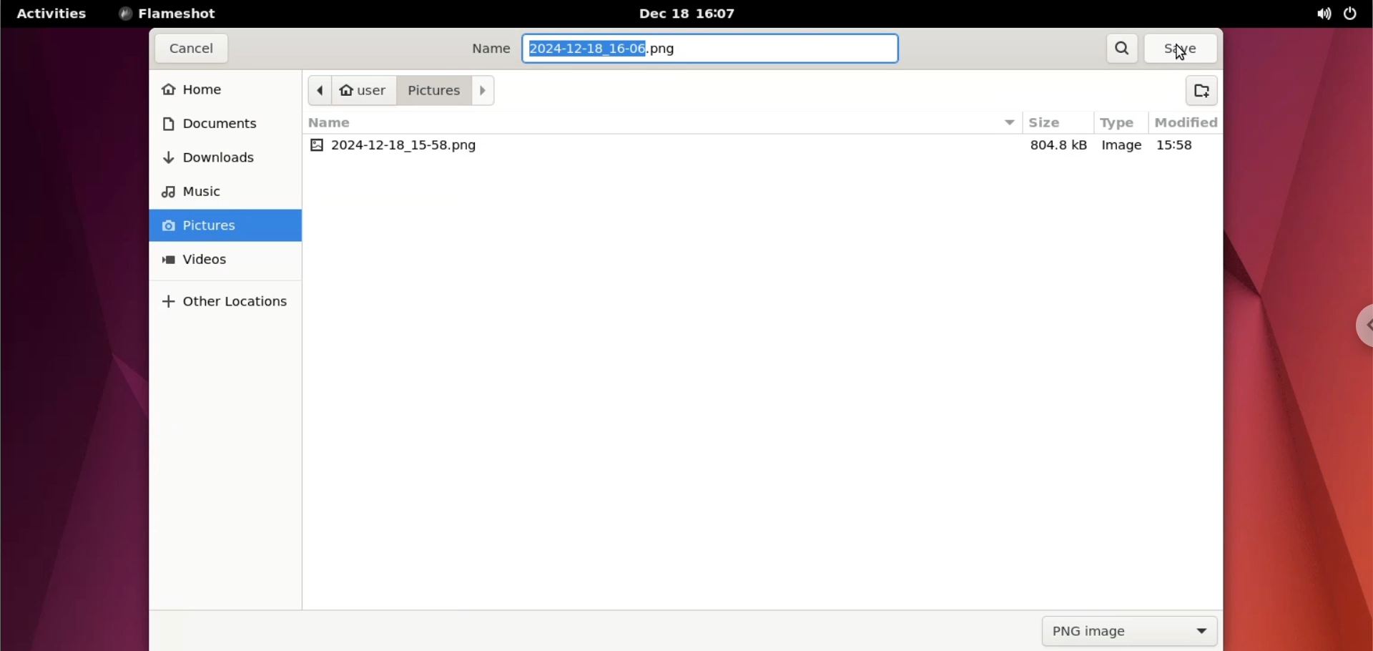 This screenshot has height=651, width=1373. I want to click on date and time, so click(697, 14).